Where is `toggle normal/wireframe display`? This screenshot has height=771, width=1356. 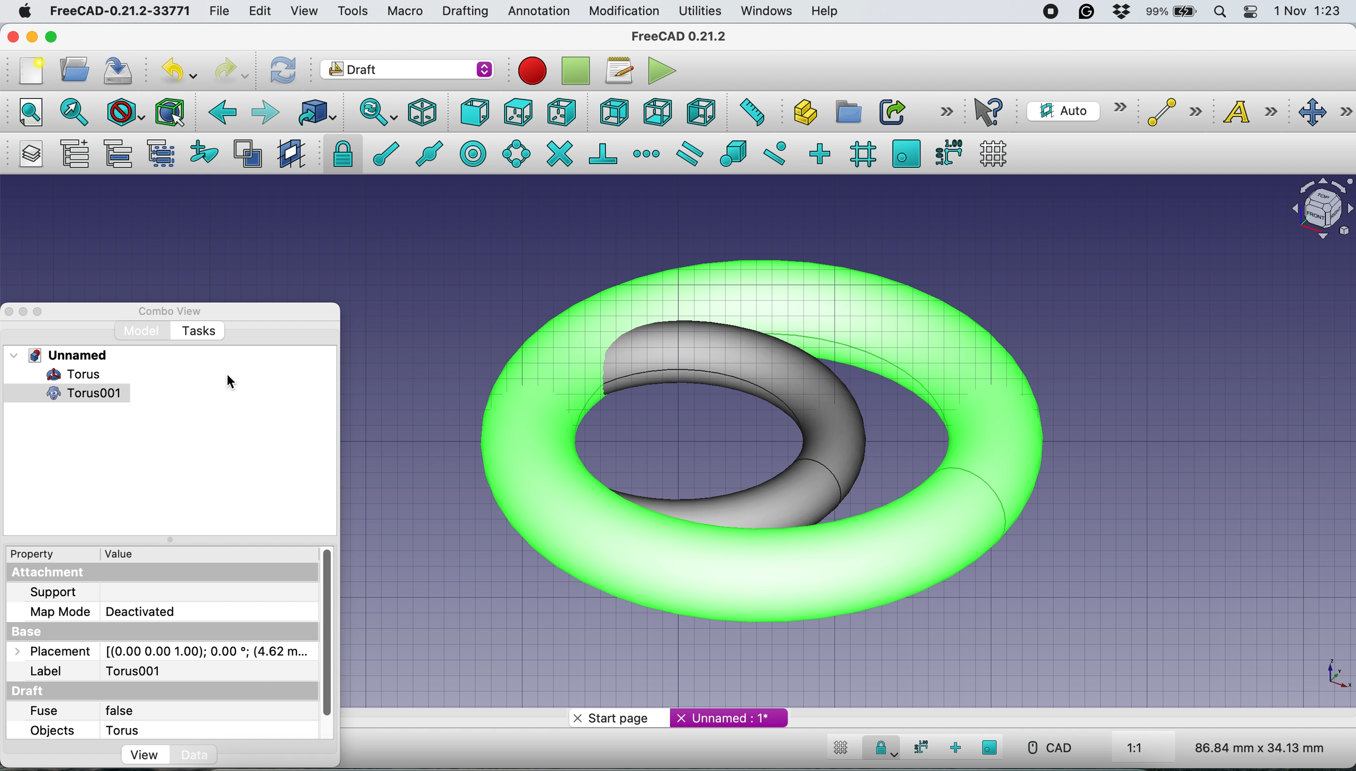 toggle normal/wireframe display is located at coordinates (247, 154).